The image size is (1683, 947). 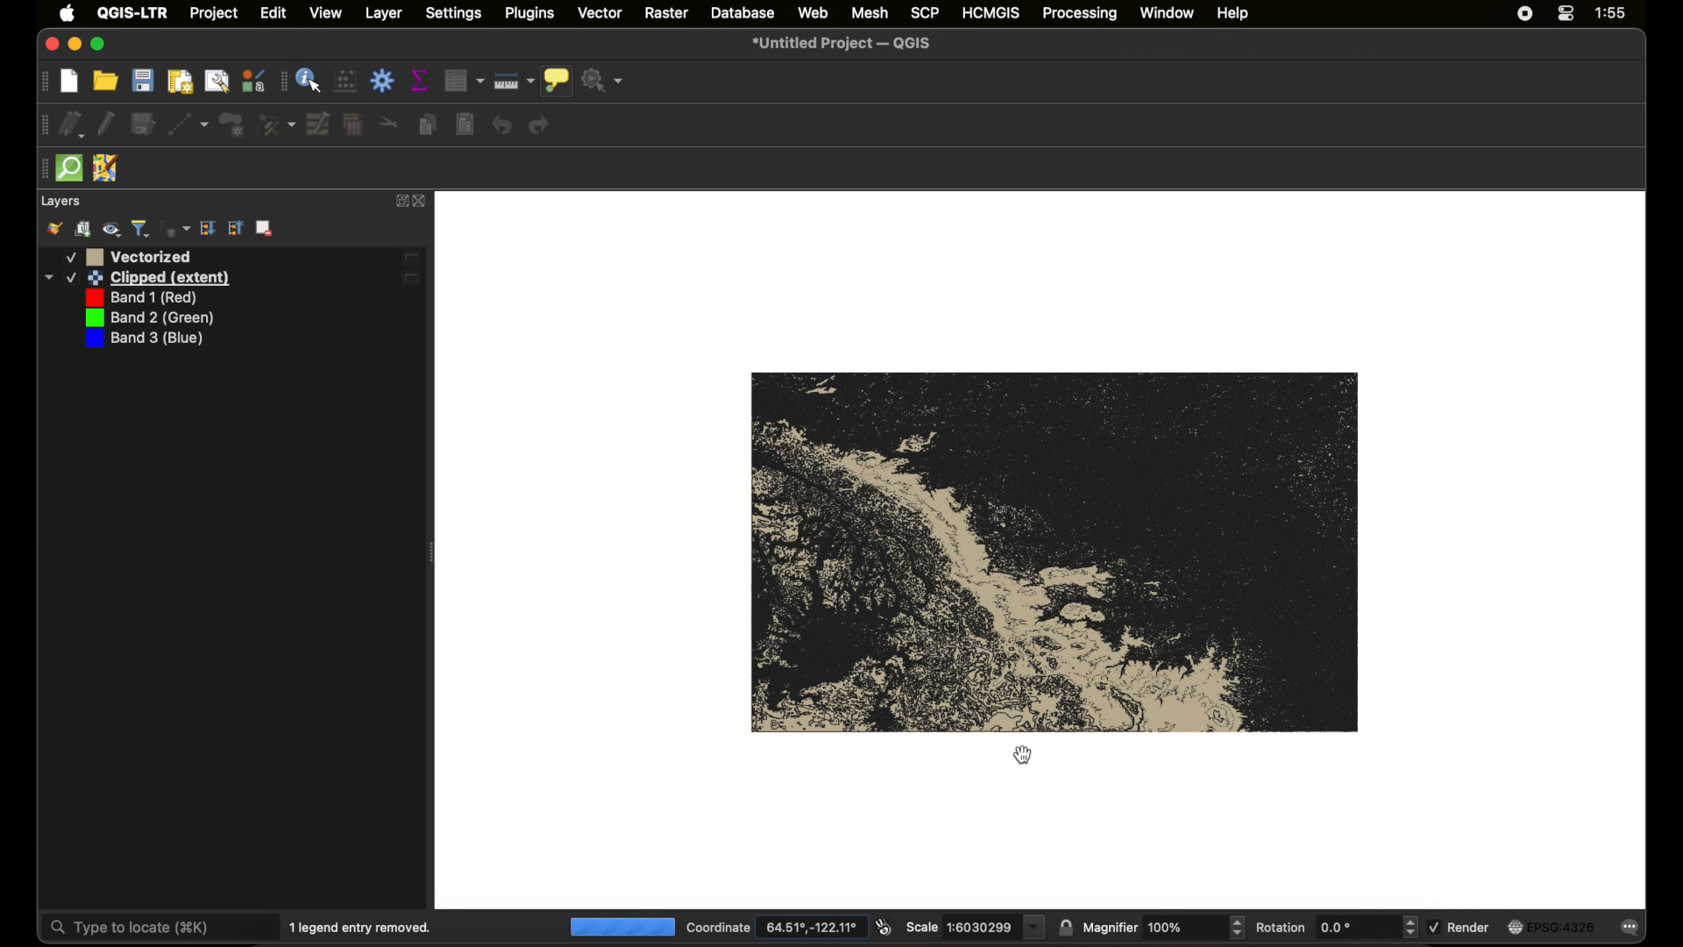 I want to click on cut, so click(x=389, y=121).